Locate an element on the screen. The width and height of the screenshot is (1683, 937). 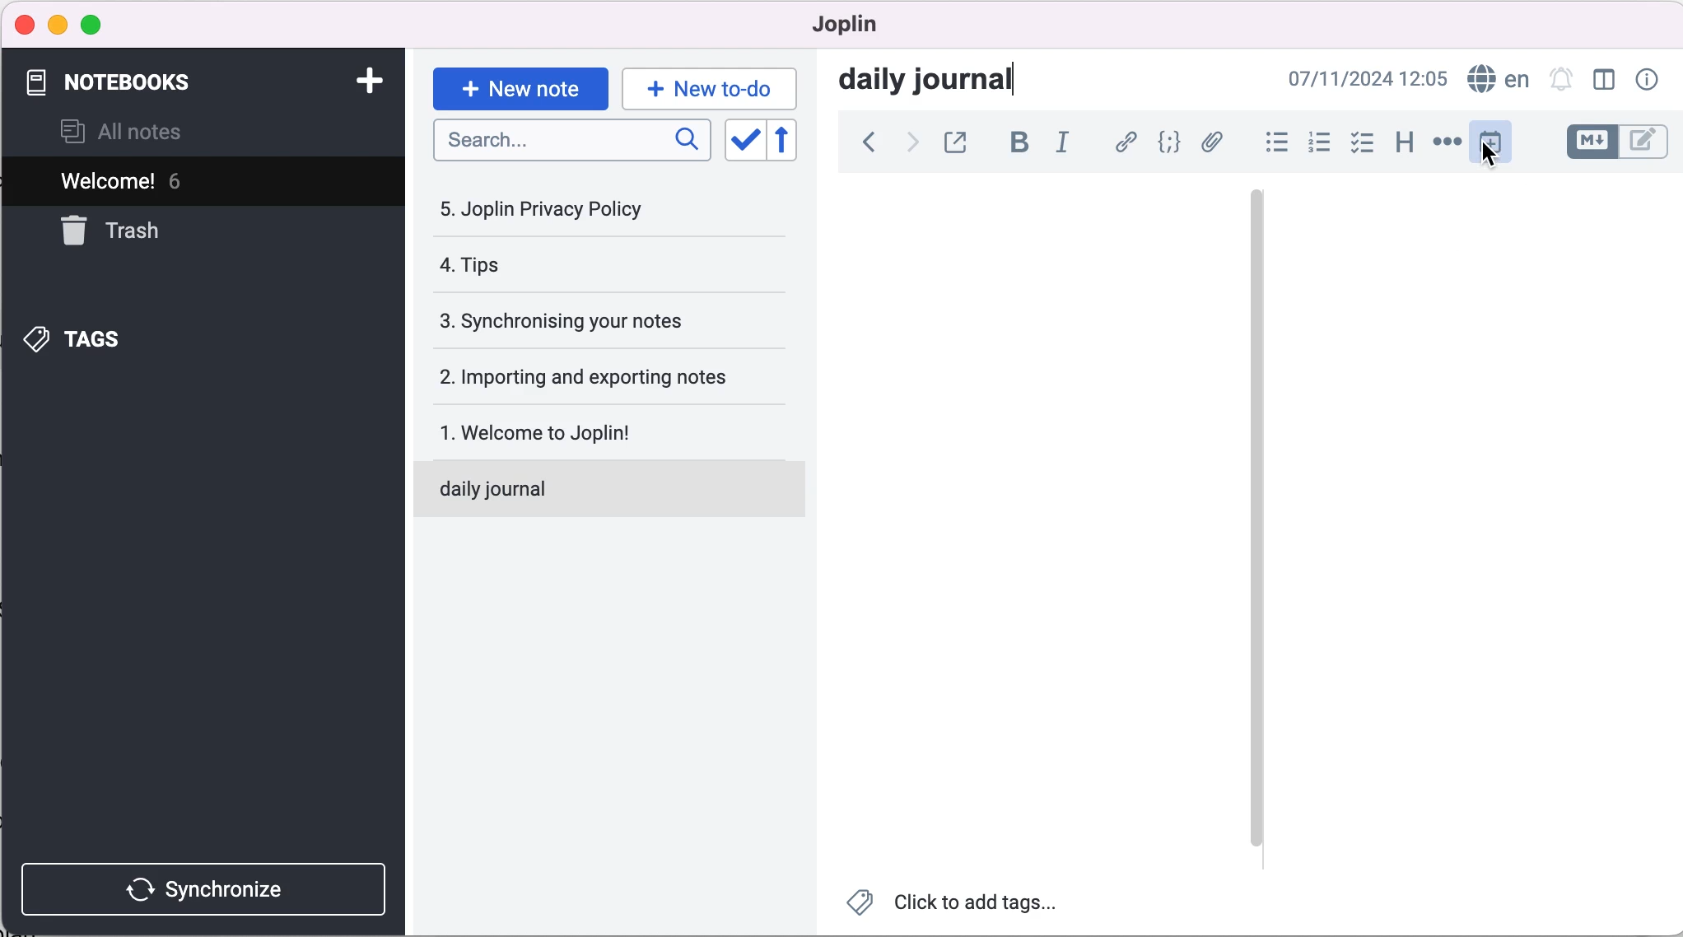
new to-do is located at coordinates (706, 88).